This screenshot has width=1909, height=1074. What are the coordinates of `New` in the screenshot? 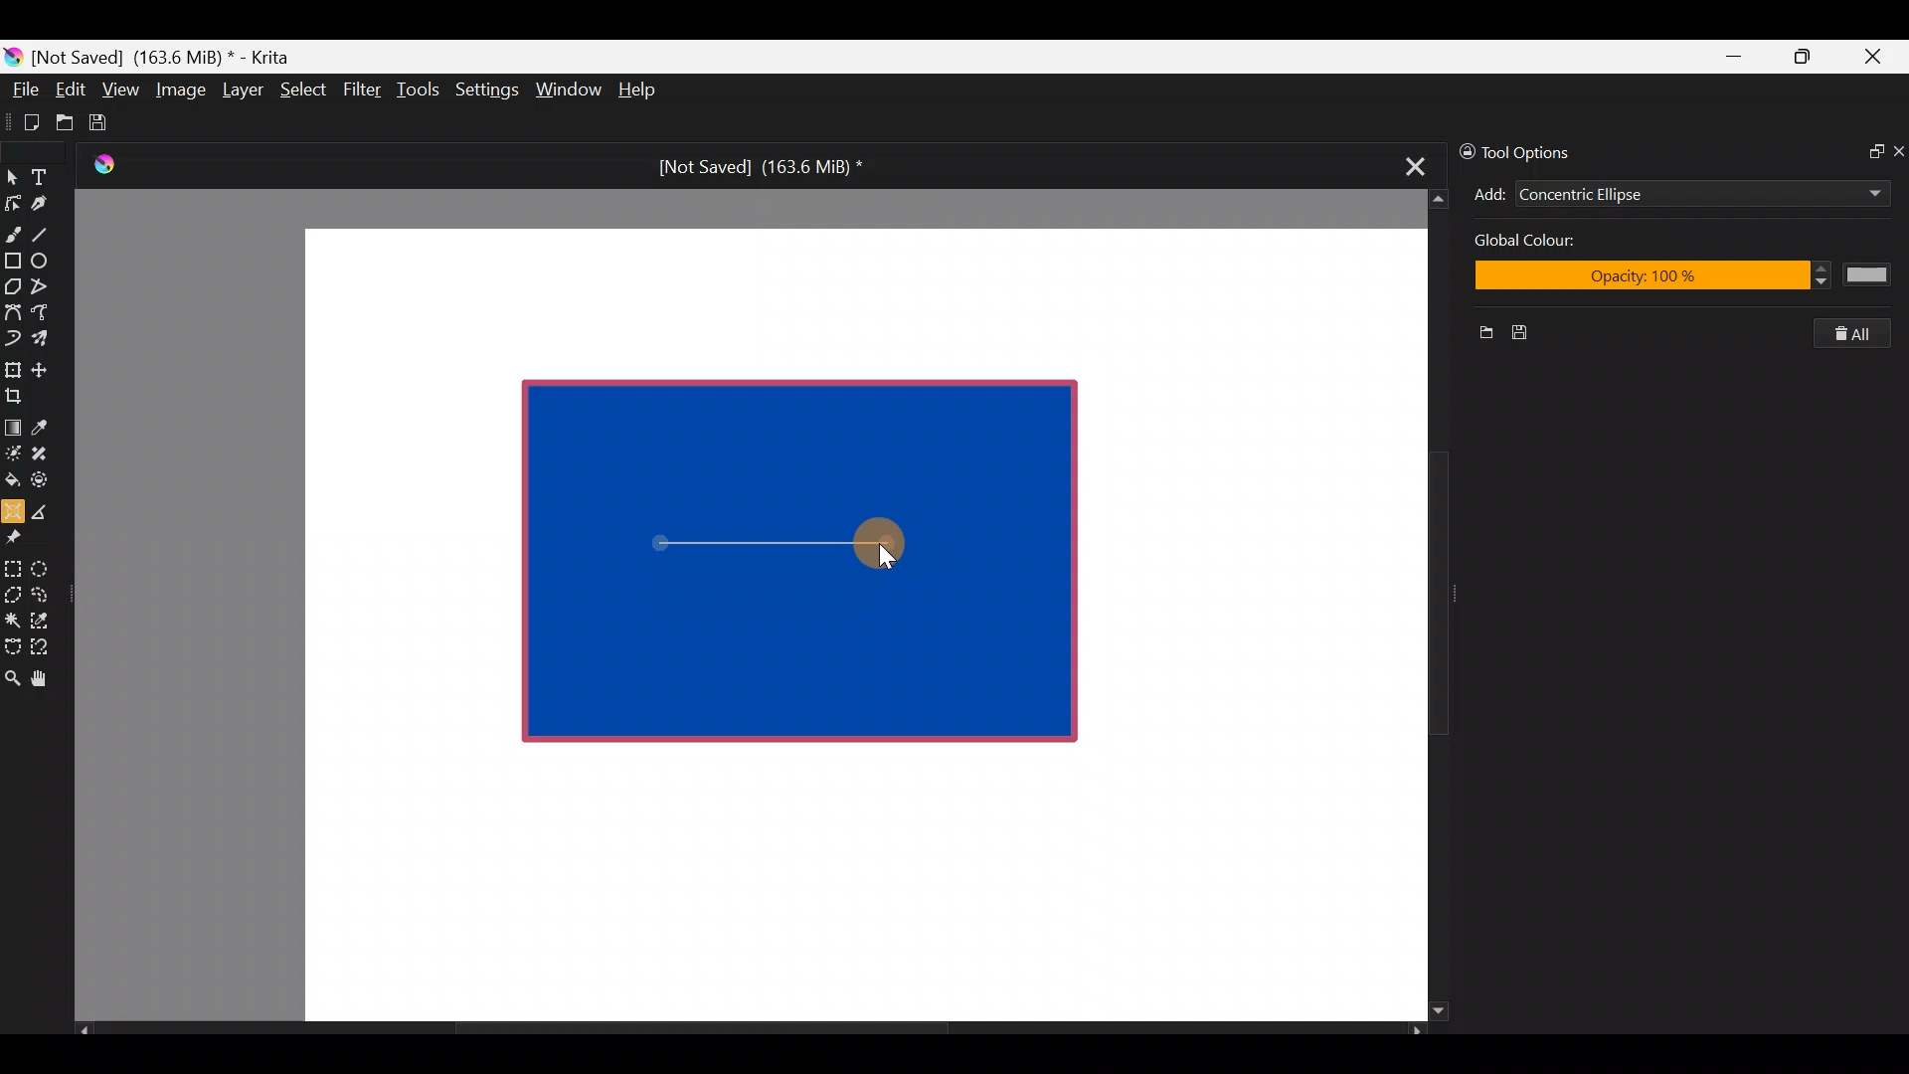 It's located at (1478, 335).